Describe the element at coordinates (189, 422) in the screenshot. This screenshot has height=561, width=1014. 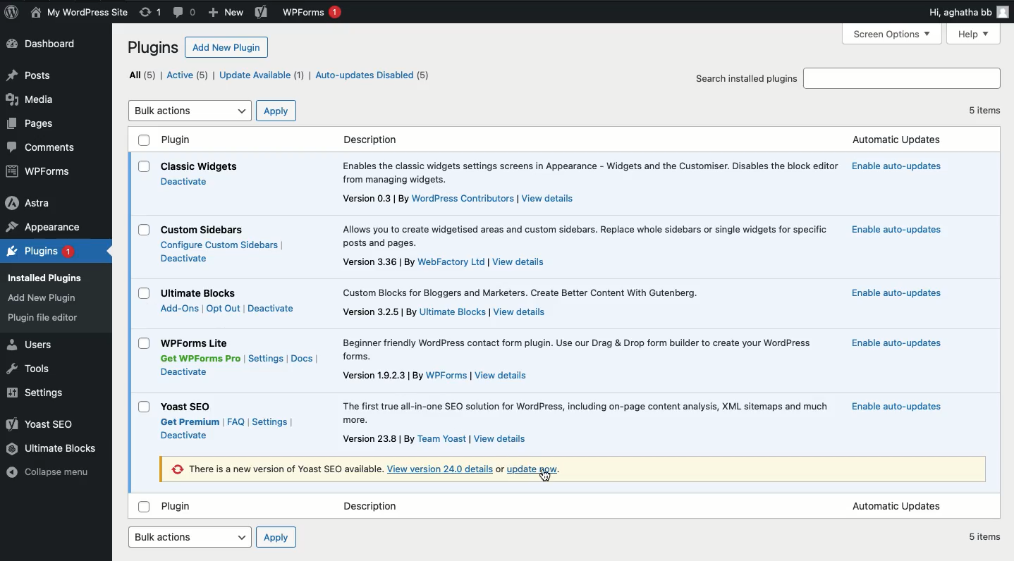
I see `Get premium` at that location.